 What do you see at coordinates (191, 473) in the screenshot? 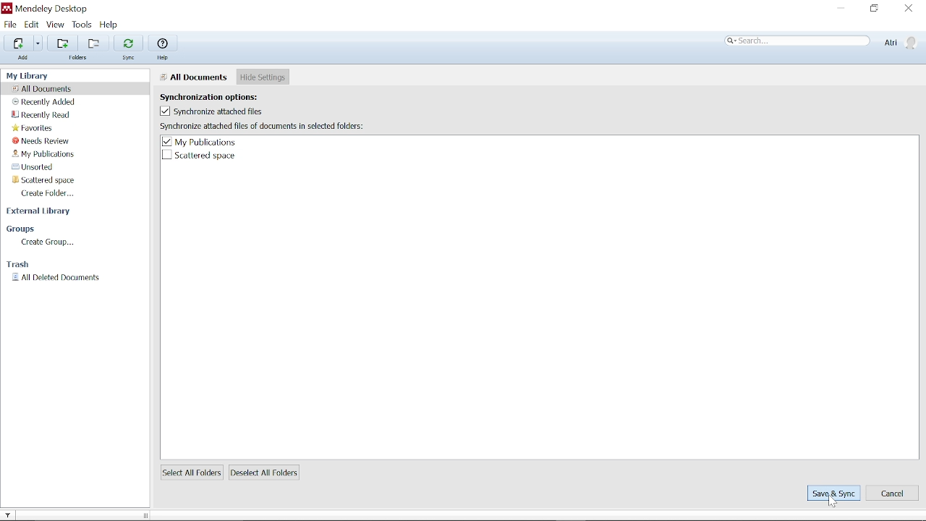
I see `Select all folders` at bounding box center [191, 473].